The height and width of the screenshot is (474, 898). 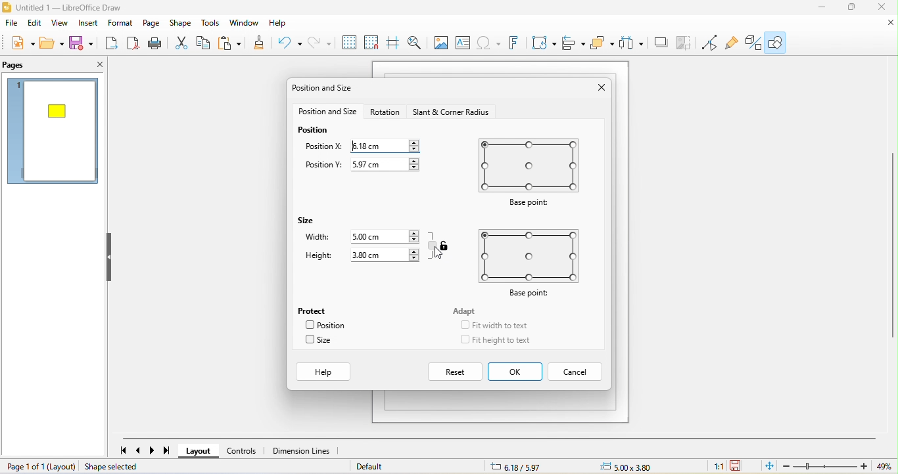 What do you see at coordinates (330, 114) in the screenshot?
I see `position and size` at bounding box center [330, 114].